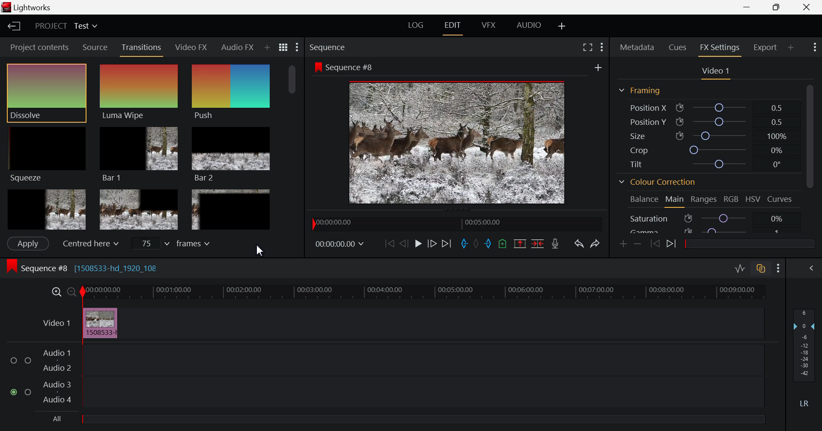 The width and height of the screenshot is (822, 431). Describe the element at coordinates (283, 47) in the screenshot. I see `toggle list and title view` at that location.